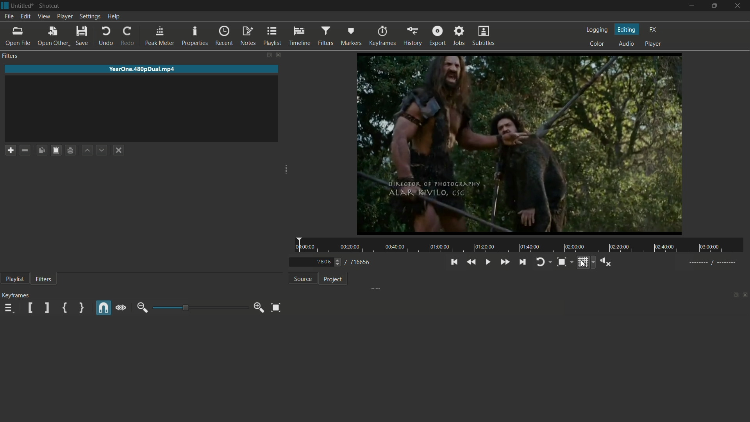  I want to click on set second simple keyframe, so click(81, 308).